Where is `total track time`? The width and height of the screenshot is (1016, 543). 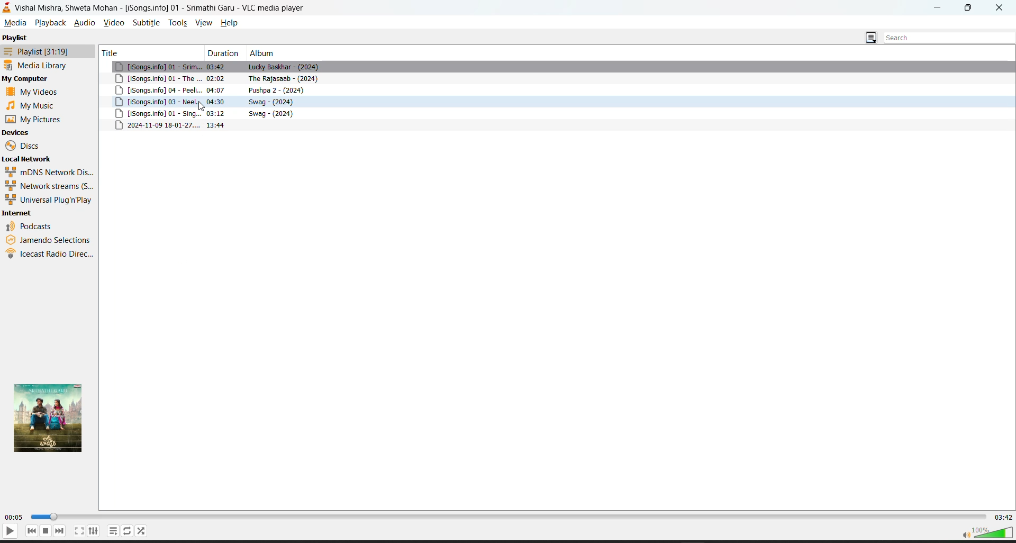 total track time is located at coordinates (1003, 517).